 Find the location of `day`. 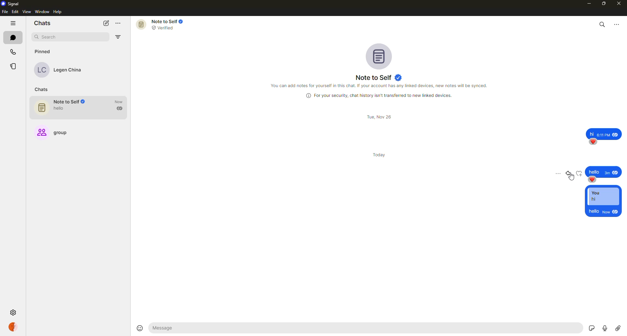

day is located at coordinates (381, 154).